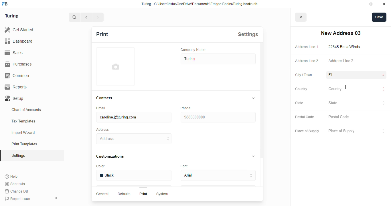  What do you see at coordinates (18, 64) in the screenshot?
I see `purchases` at bounding box center [18, 64].